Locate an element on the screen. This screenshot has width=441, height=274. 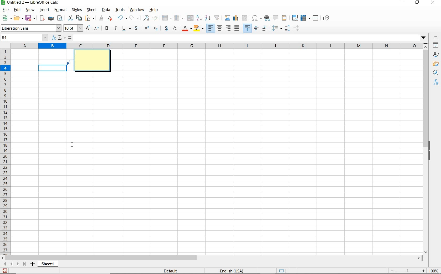
line spacing dropdown menu is located at coordinates (277, 29).